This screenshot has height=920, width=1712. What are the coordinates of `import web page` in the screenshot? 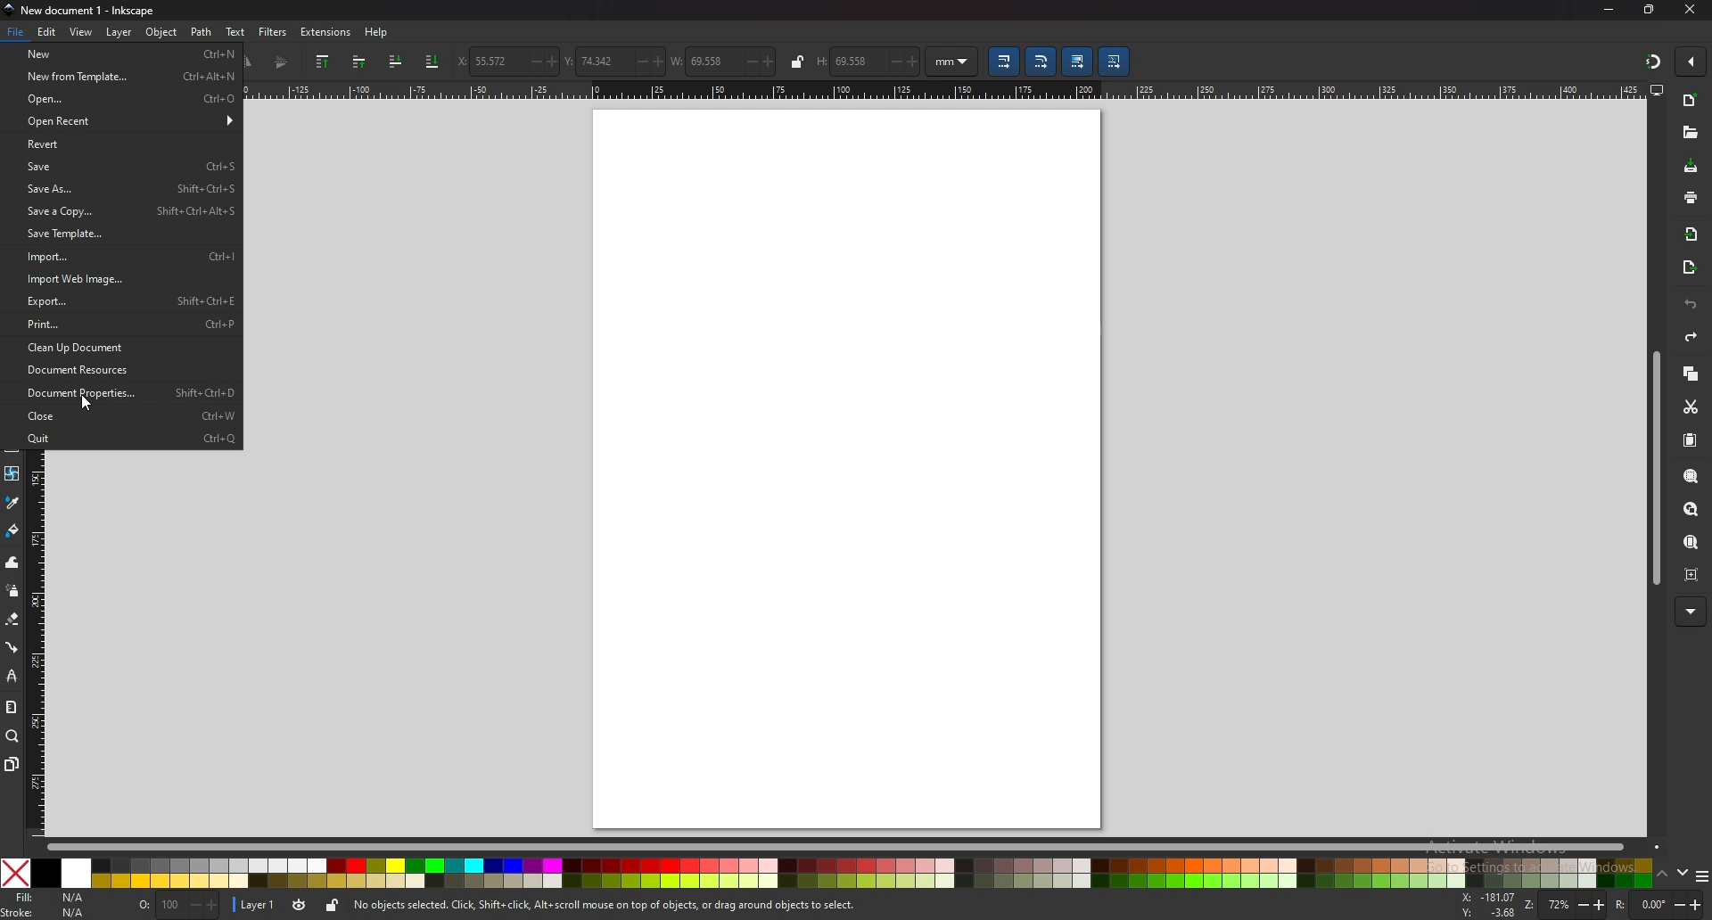 It's located at (119, 280).